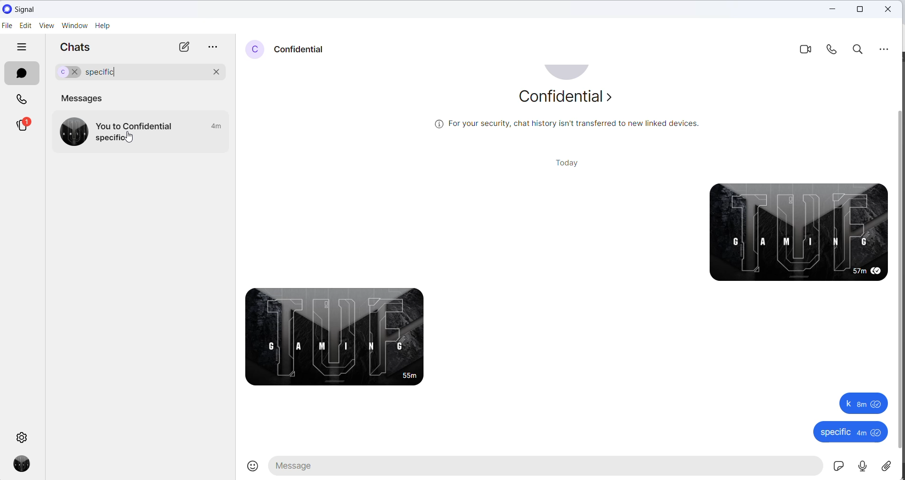 The width and height of the screenshot is (905, 480). Describe the element at coordinates (26, 465) in the screenshot. I see `profile` at that location.